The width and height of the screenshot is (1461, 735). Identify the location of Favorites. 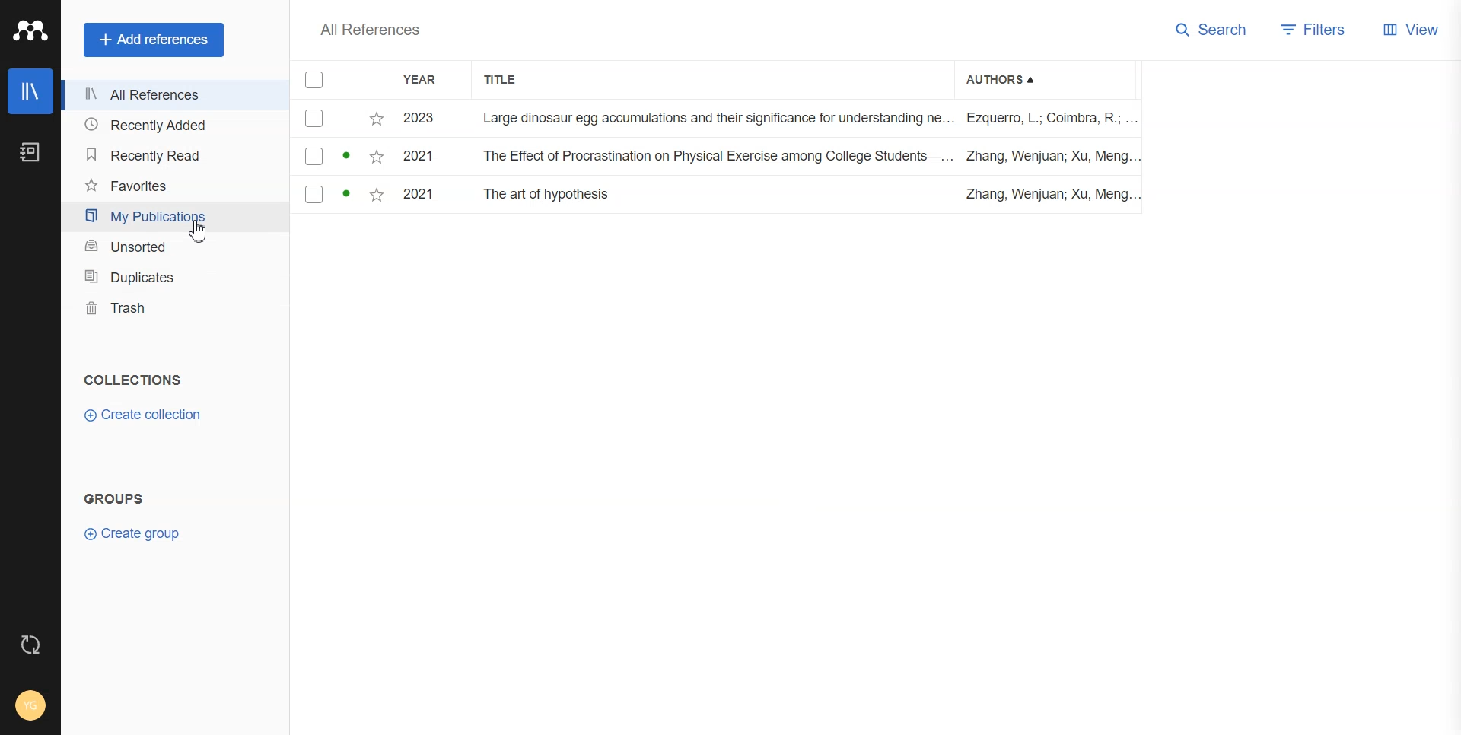
(377, 157).